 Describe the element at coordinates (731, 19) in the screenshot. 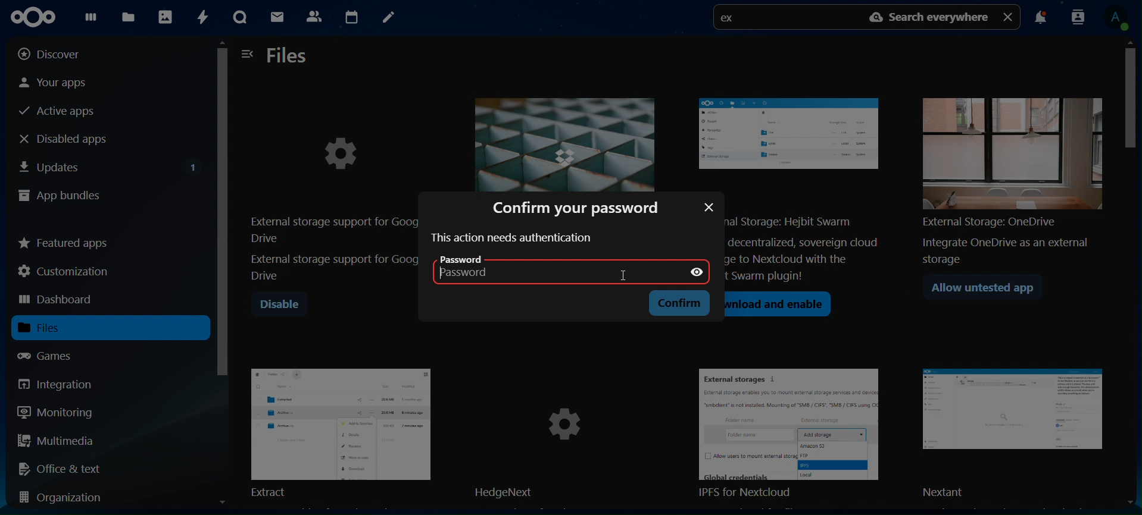

I see `ex` at that location.